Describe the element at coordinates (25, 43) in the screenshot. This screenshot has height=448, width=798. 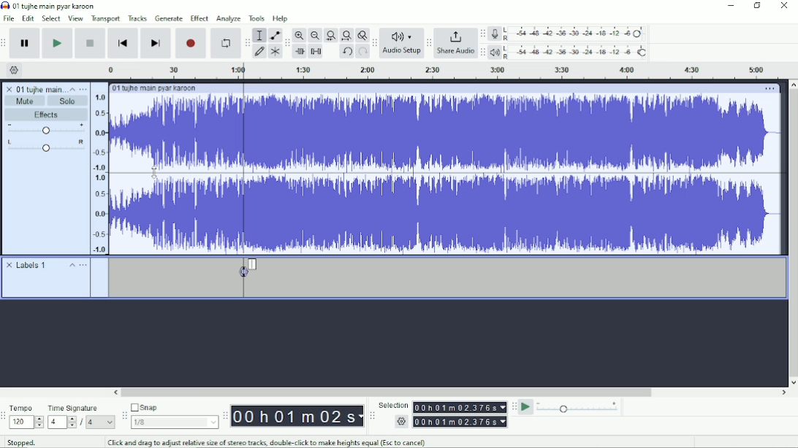
I see `Pause` at that location.